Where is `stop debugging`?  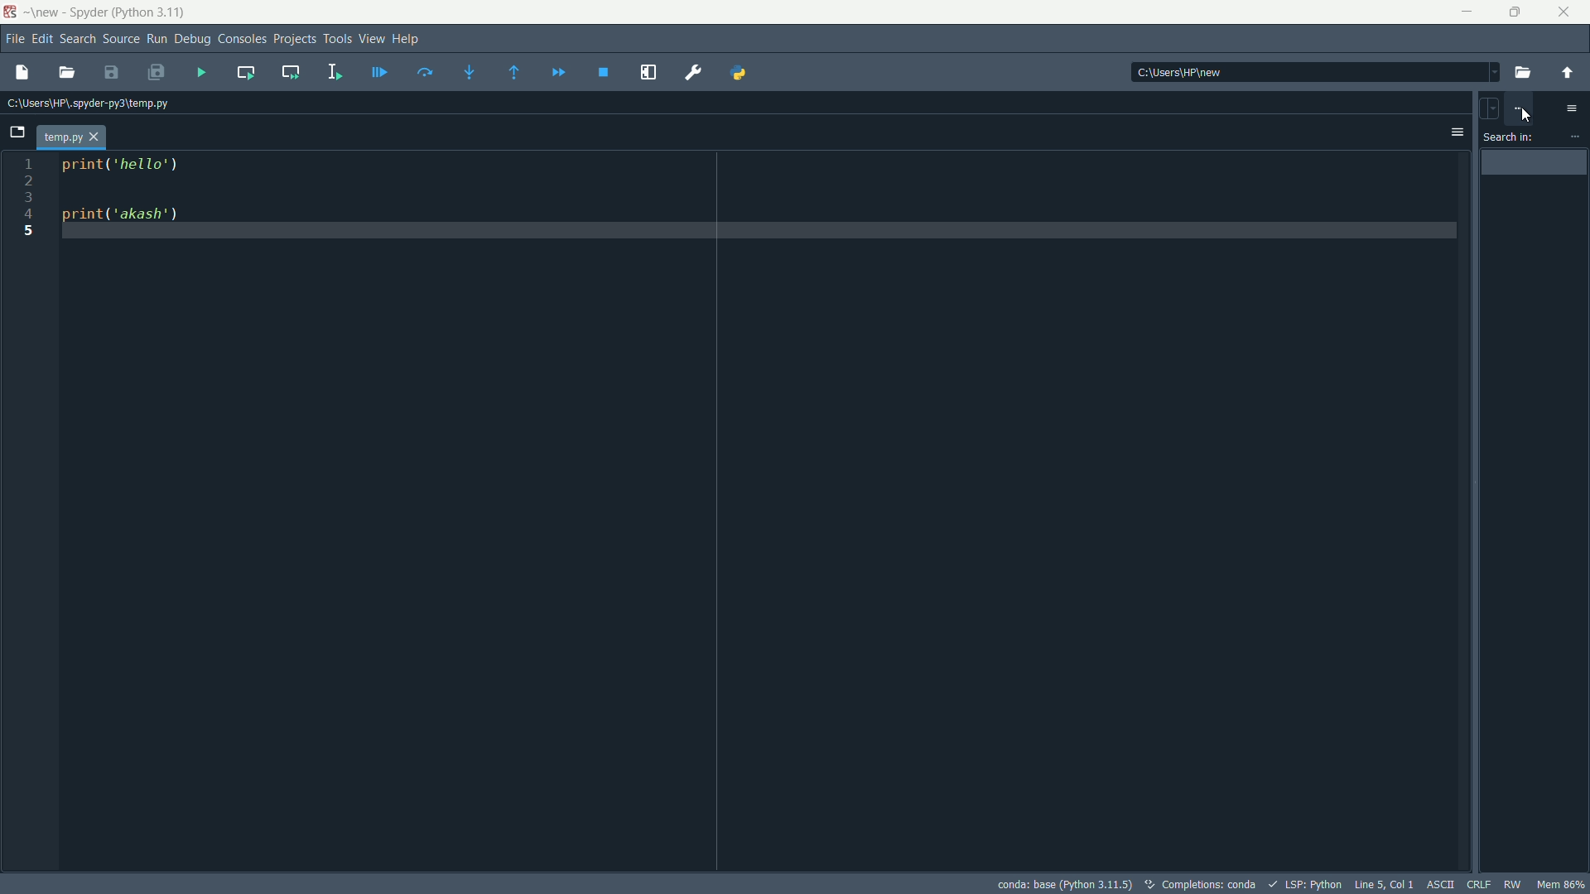
stop debugging is located at coordinates (603, 72).